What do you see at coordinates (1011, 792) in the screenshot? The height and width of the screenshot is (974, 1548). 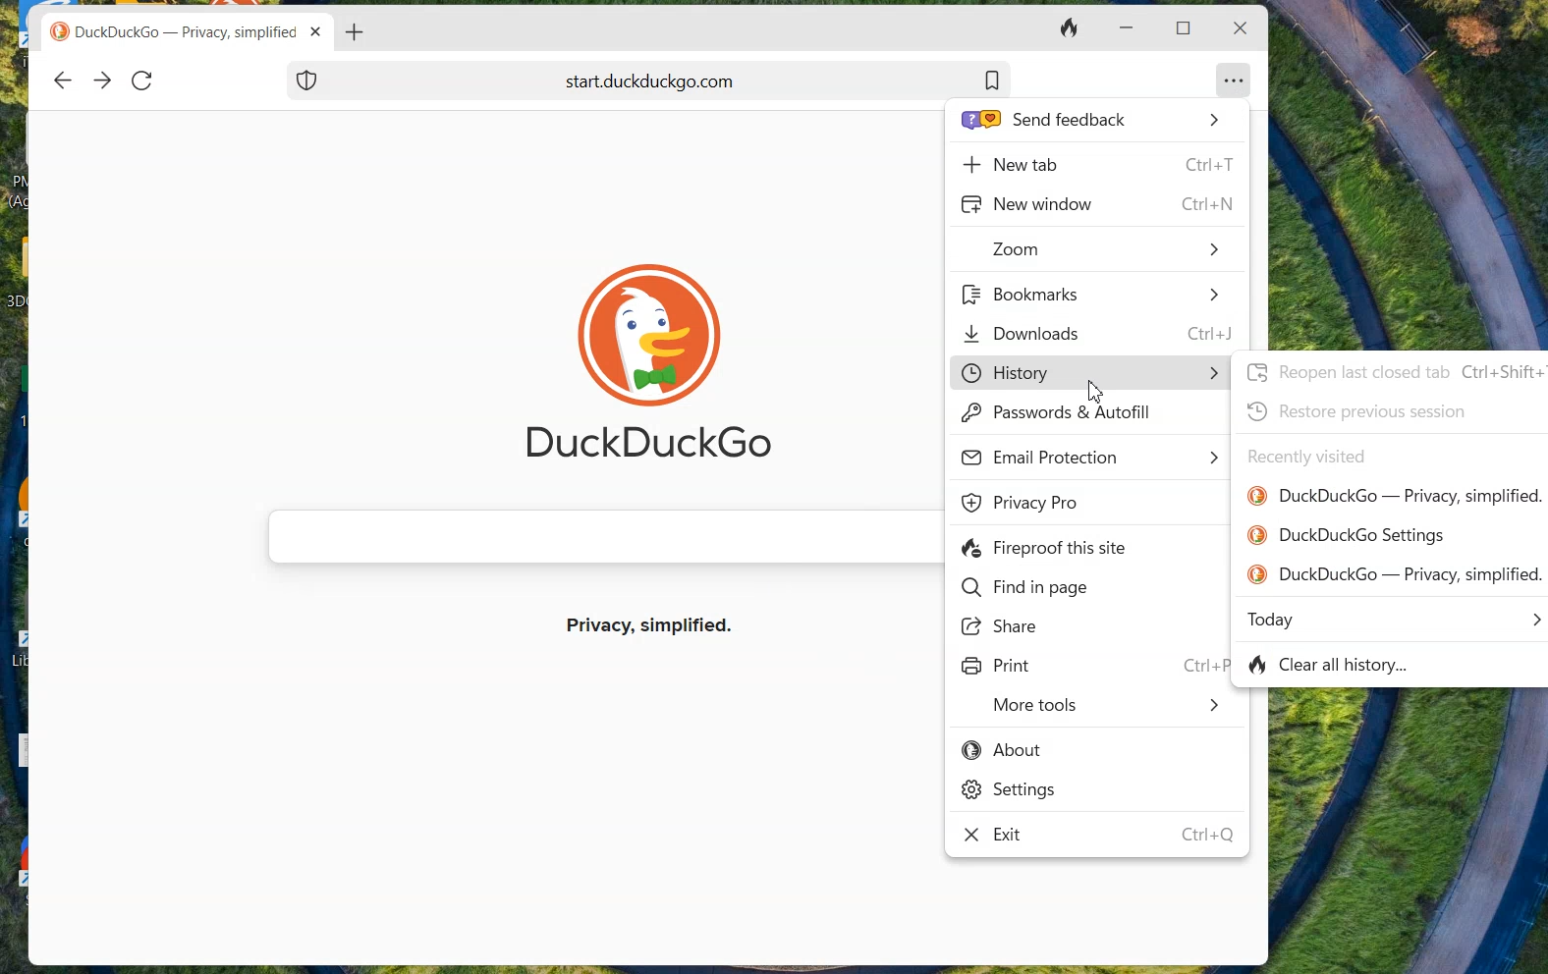 I see `Settings` at bounding box center [1011, 792].